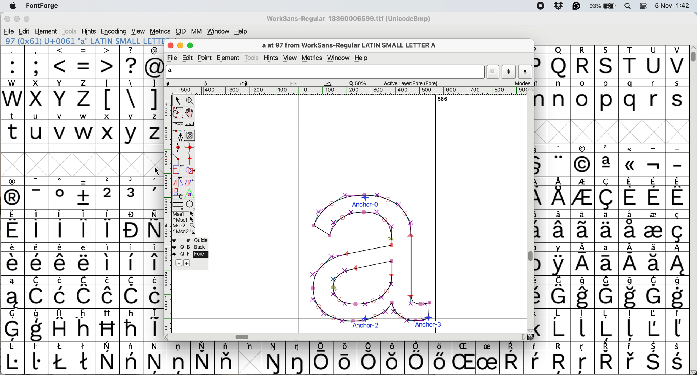 This screenshot has width=697, height=375. I want to click on vertical scroll bar, so click(530, 257).